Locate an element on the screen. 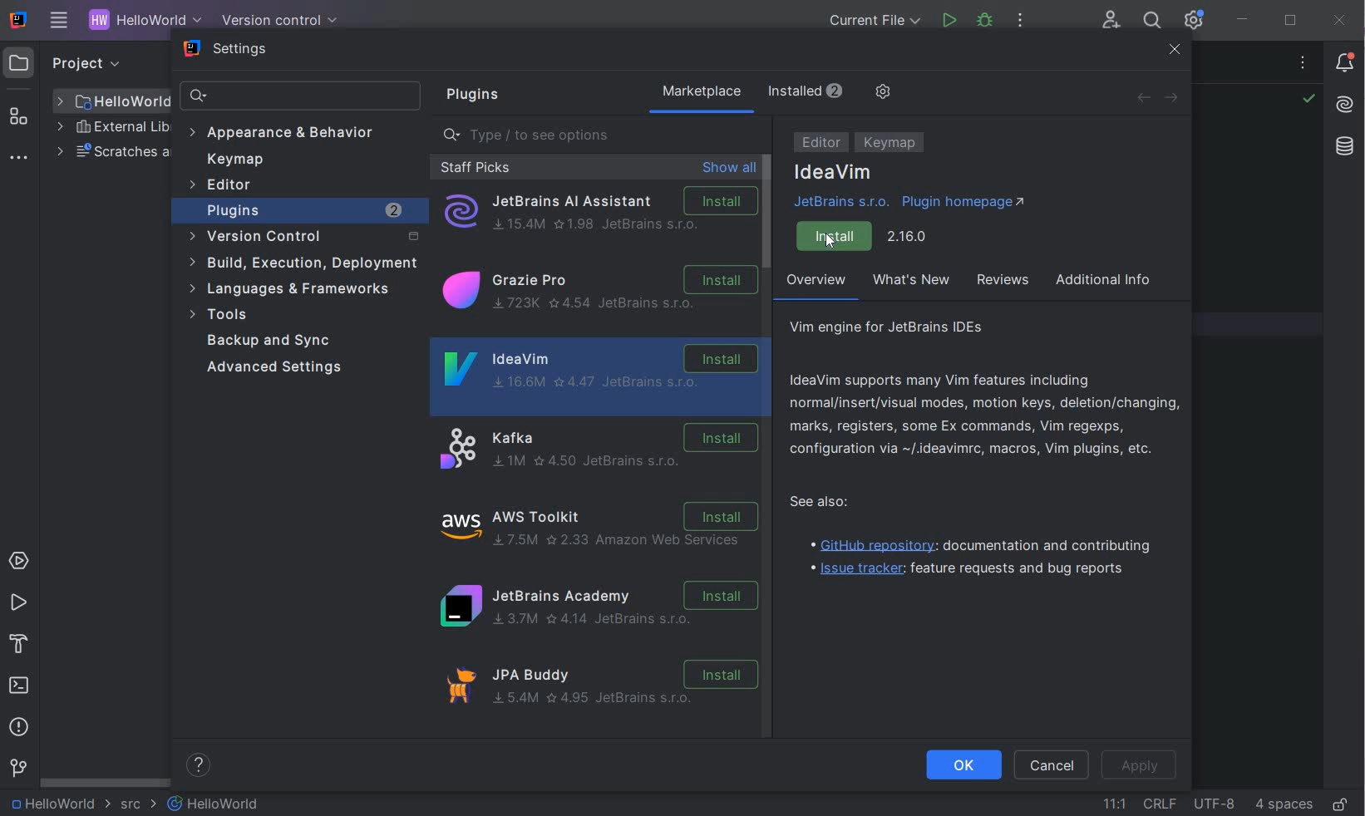 The width and height of the screenshot is (1365, 816). Issue tracker is located at coordinates (963, 570).